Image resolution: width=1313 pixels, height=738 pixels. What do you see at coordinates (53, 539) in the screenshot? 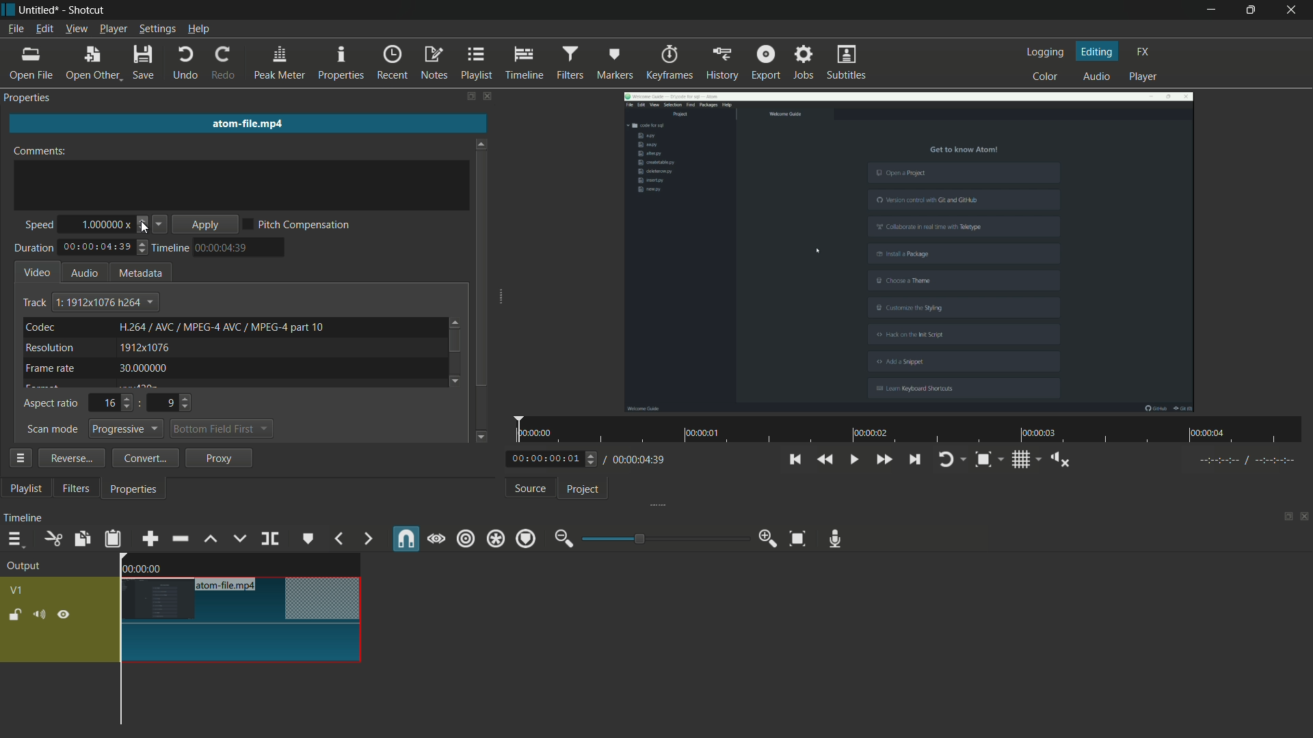
I see `cut` at bounding box center [53, 539].